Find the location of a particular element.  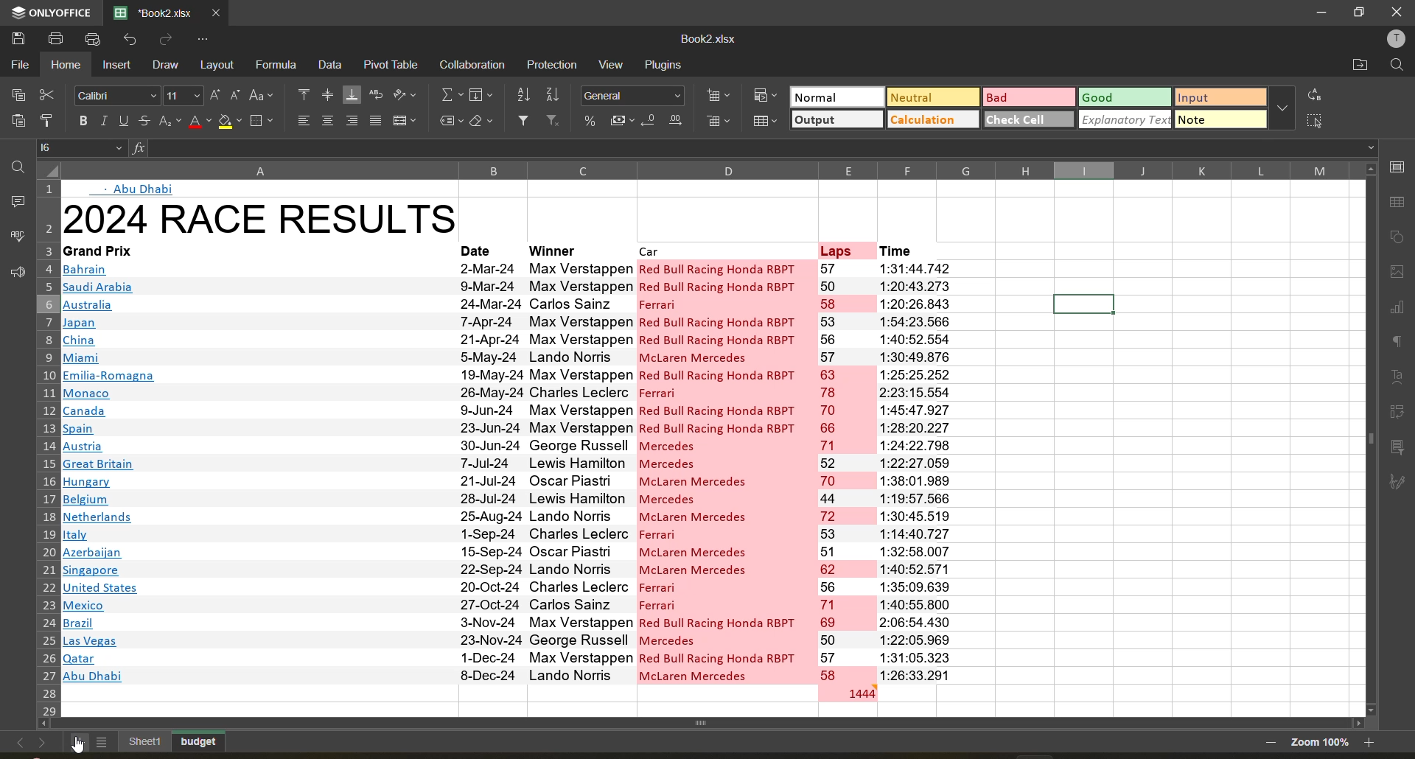

decrease decimal is located at coordinates (650, 122).